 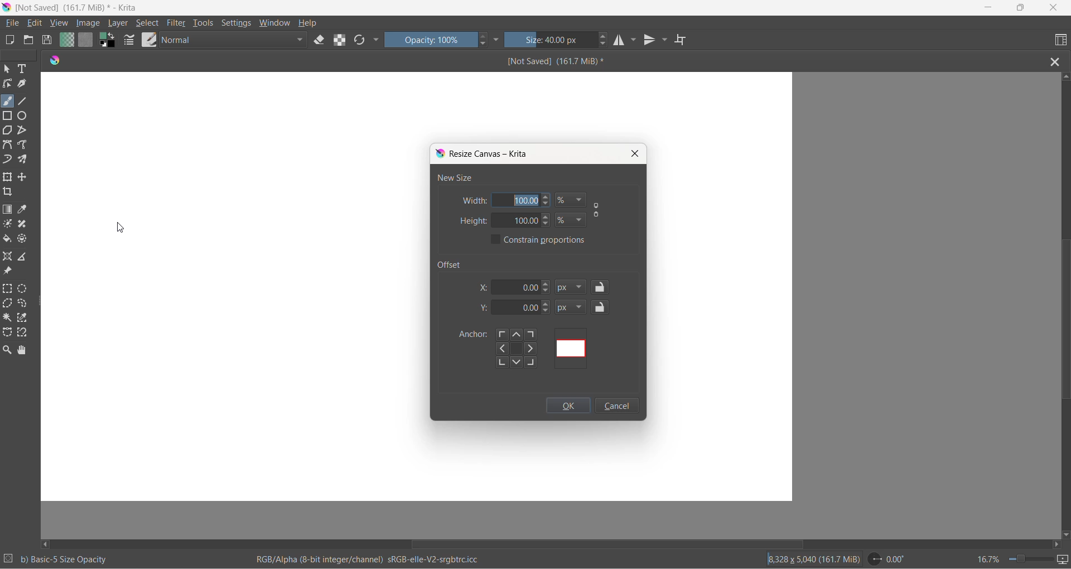 What do you see at coordinates (23, 115) in the screenshot?
I see `ellipse tool` at bounding box center [23, 115].